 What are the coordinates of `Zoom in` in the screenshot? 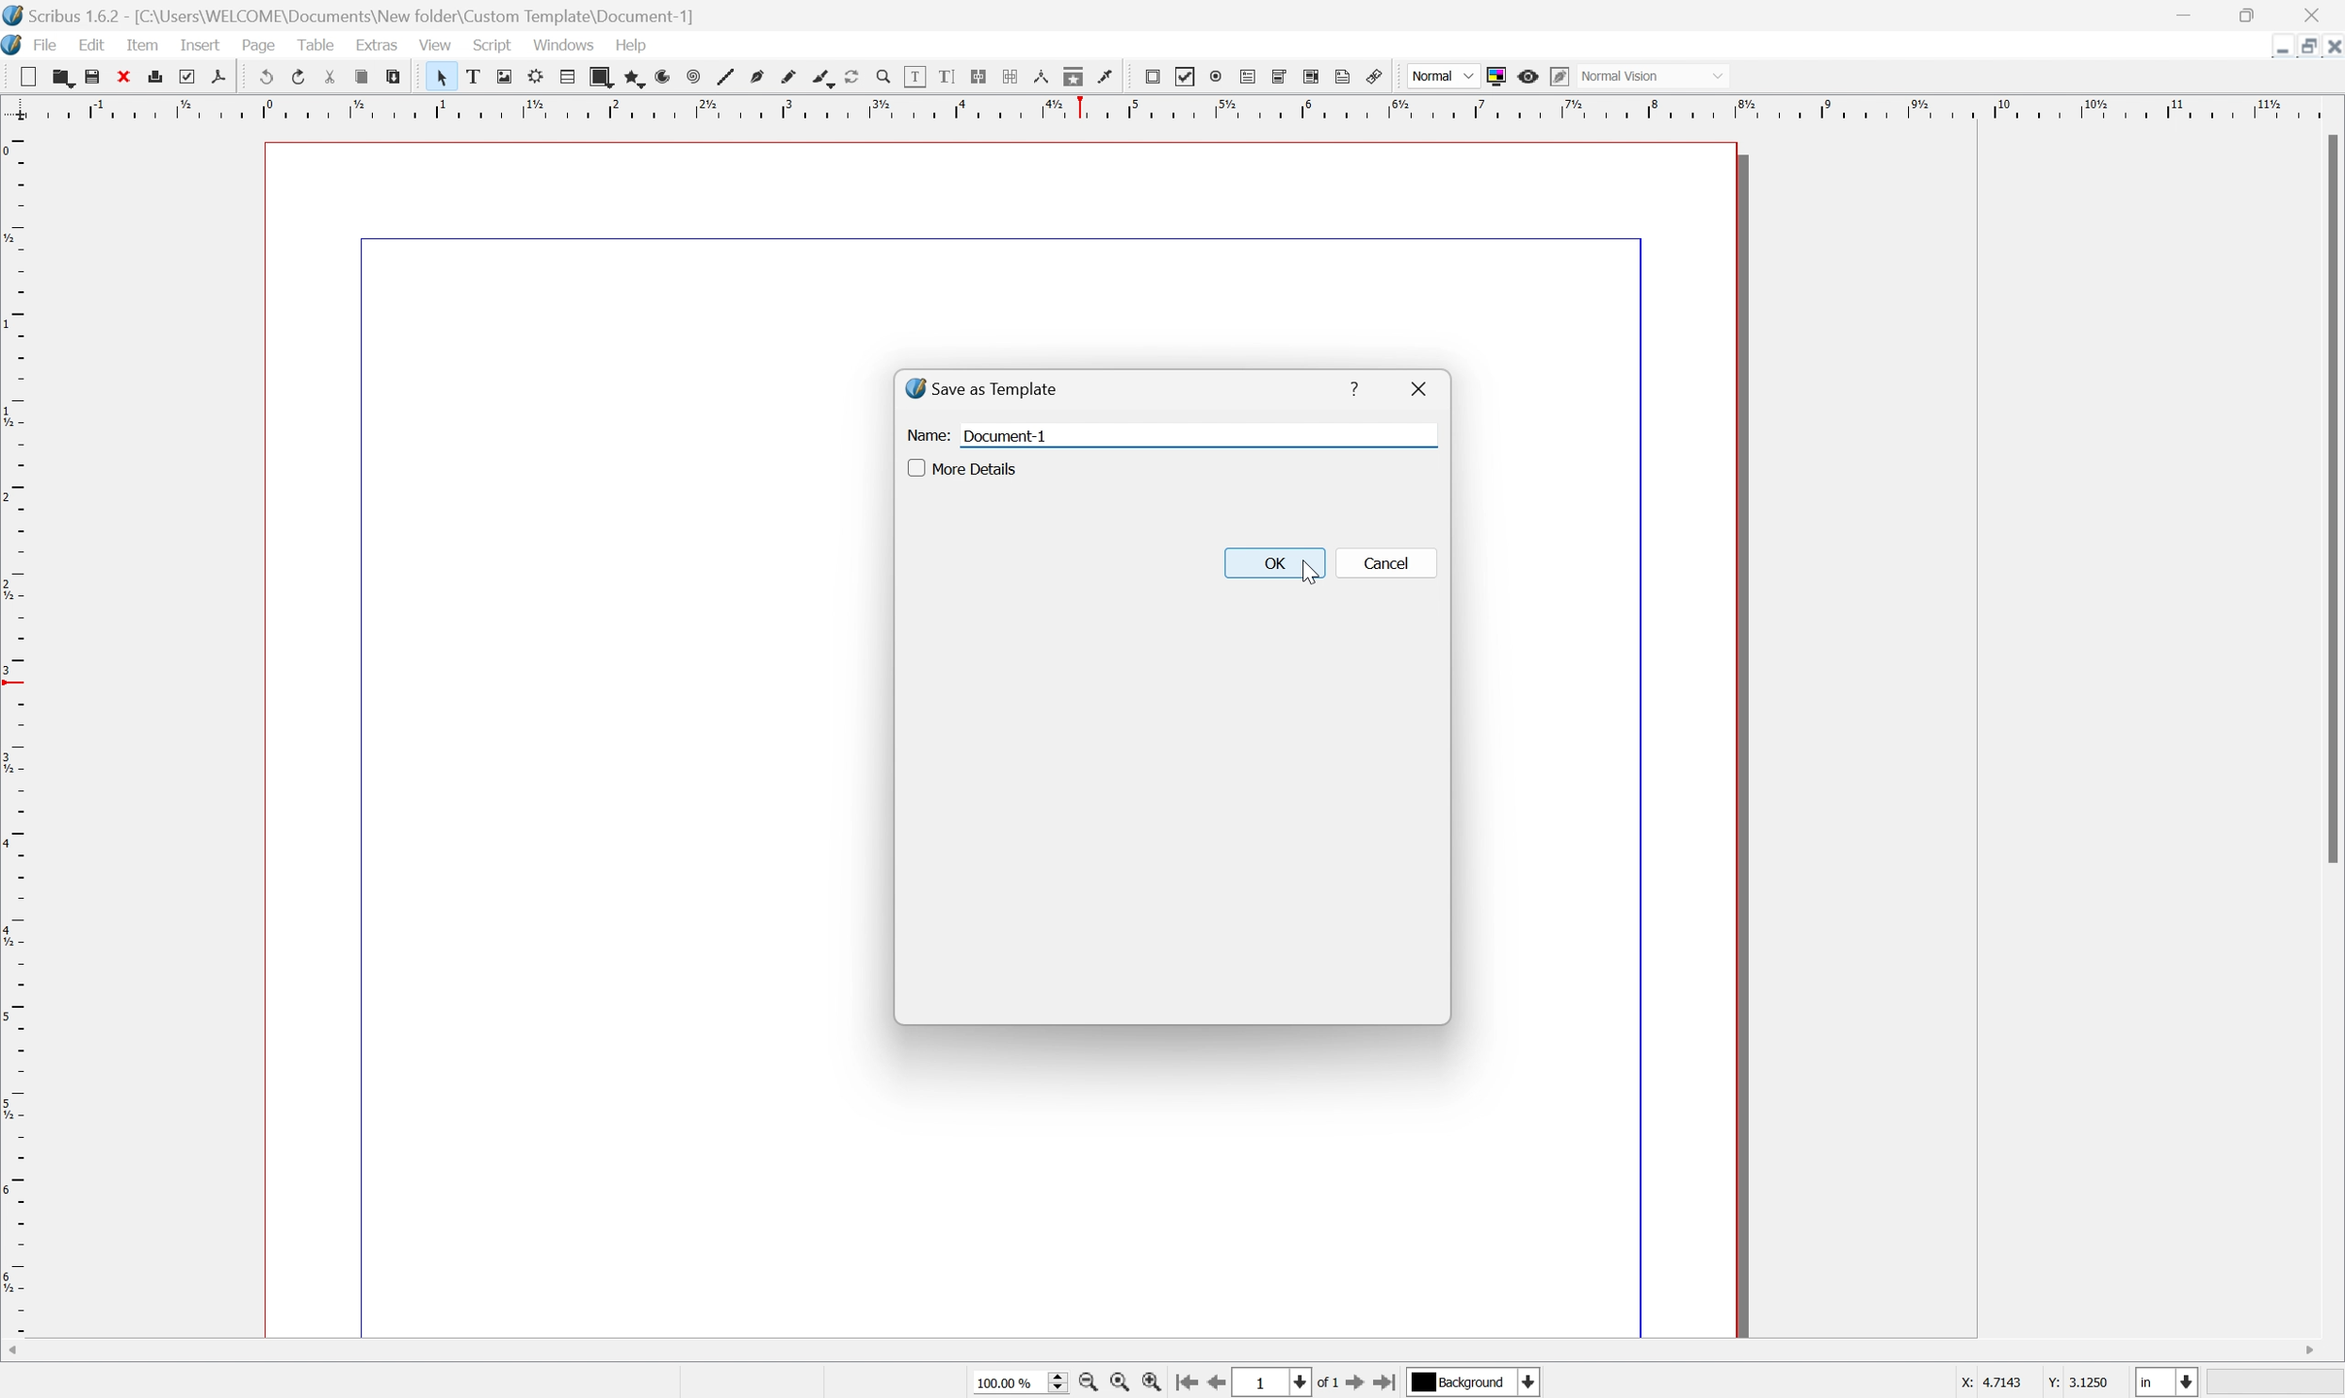 It's located at (1154, 1383).